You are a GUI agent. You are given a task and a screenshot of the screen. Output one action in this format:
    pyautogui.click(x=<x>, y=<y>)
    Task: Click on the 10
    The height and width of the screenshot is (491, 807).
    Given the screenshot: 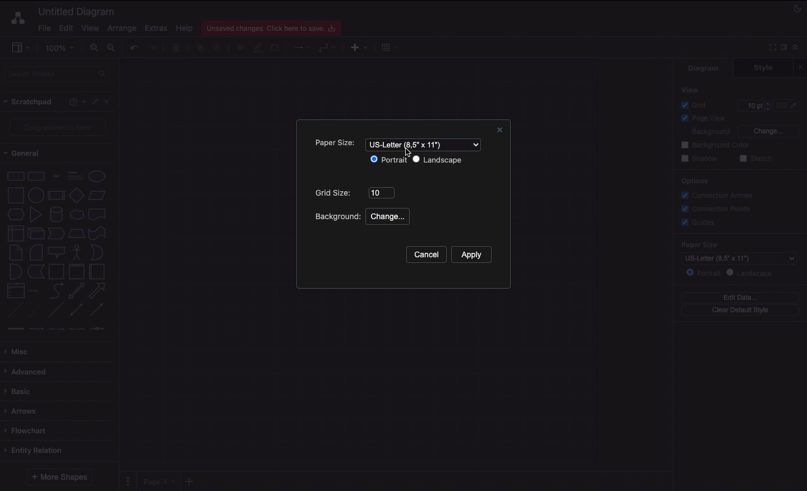 What is the action you would take?
    pyautogui.click(x=382, y=193)
    